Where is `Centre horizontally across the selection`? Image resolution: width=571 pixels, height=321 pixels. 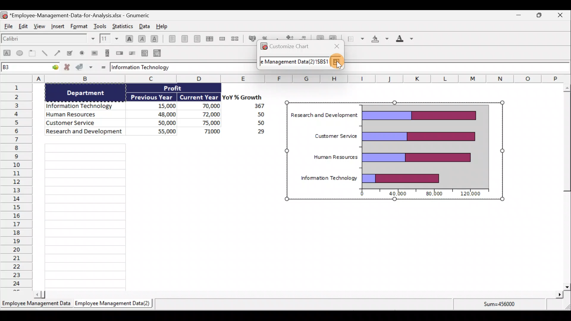 Centre horizontally across the selection is located at coordinates (211, 39).